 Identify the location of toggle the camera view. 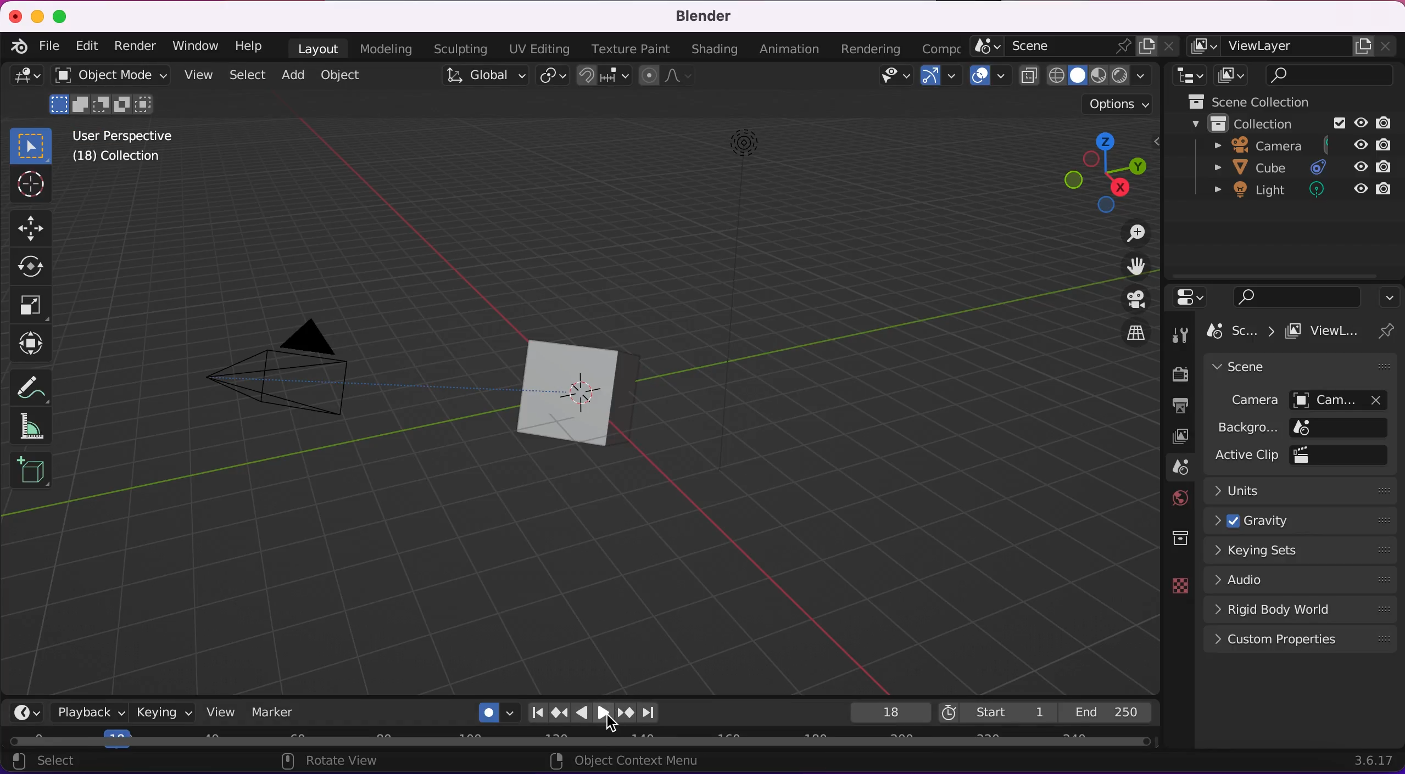
(1127, 300).